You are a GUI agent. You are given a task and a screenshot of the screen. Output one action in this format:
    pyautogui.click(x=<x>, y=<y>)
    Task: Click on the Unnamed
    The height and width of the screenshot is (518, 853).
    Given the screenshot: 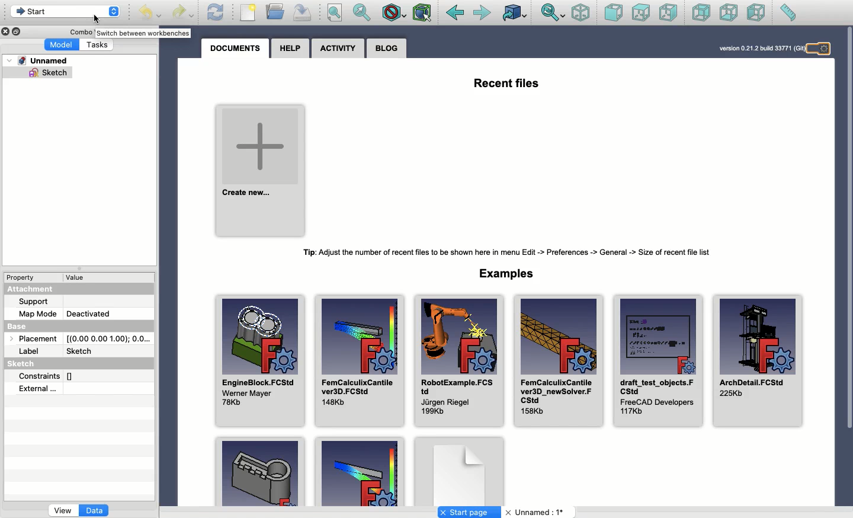 What is the action you would take?
    pyautogui.click(x=37, y=60)
    